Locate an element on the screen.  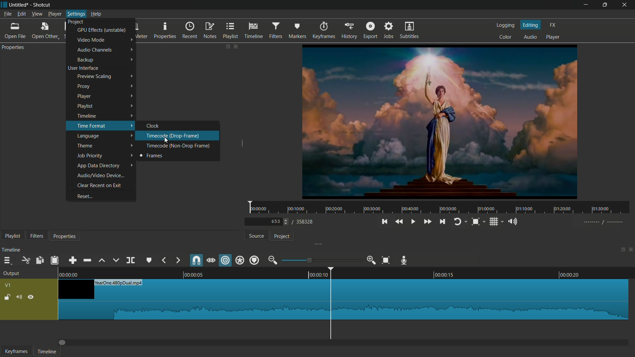
audio or video device is located at coordinates (100, 175).